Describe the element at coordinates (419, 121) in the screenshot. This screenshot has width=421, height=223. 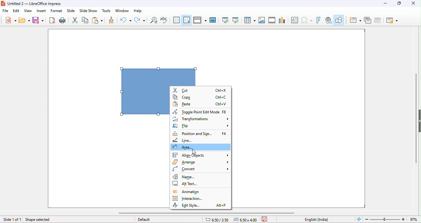
I see `Expand/Collapse sidebar` at that location.